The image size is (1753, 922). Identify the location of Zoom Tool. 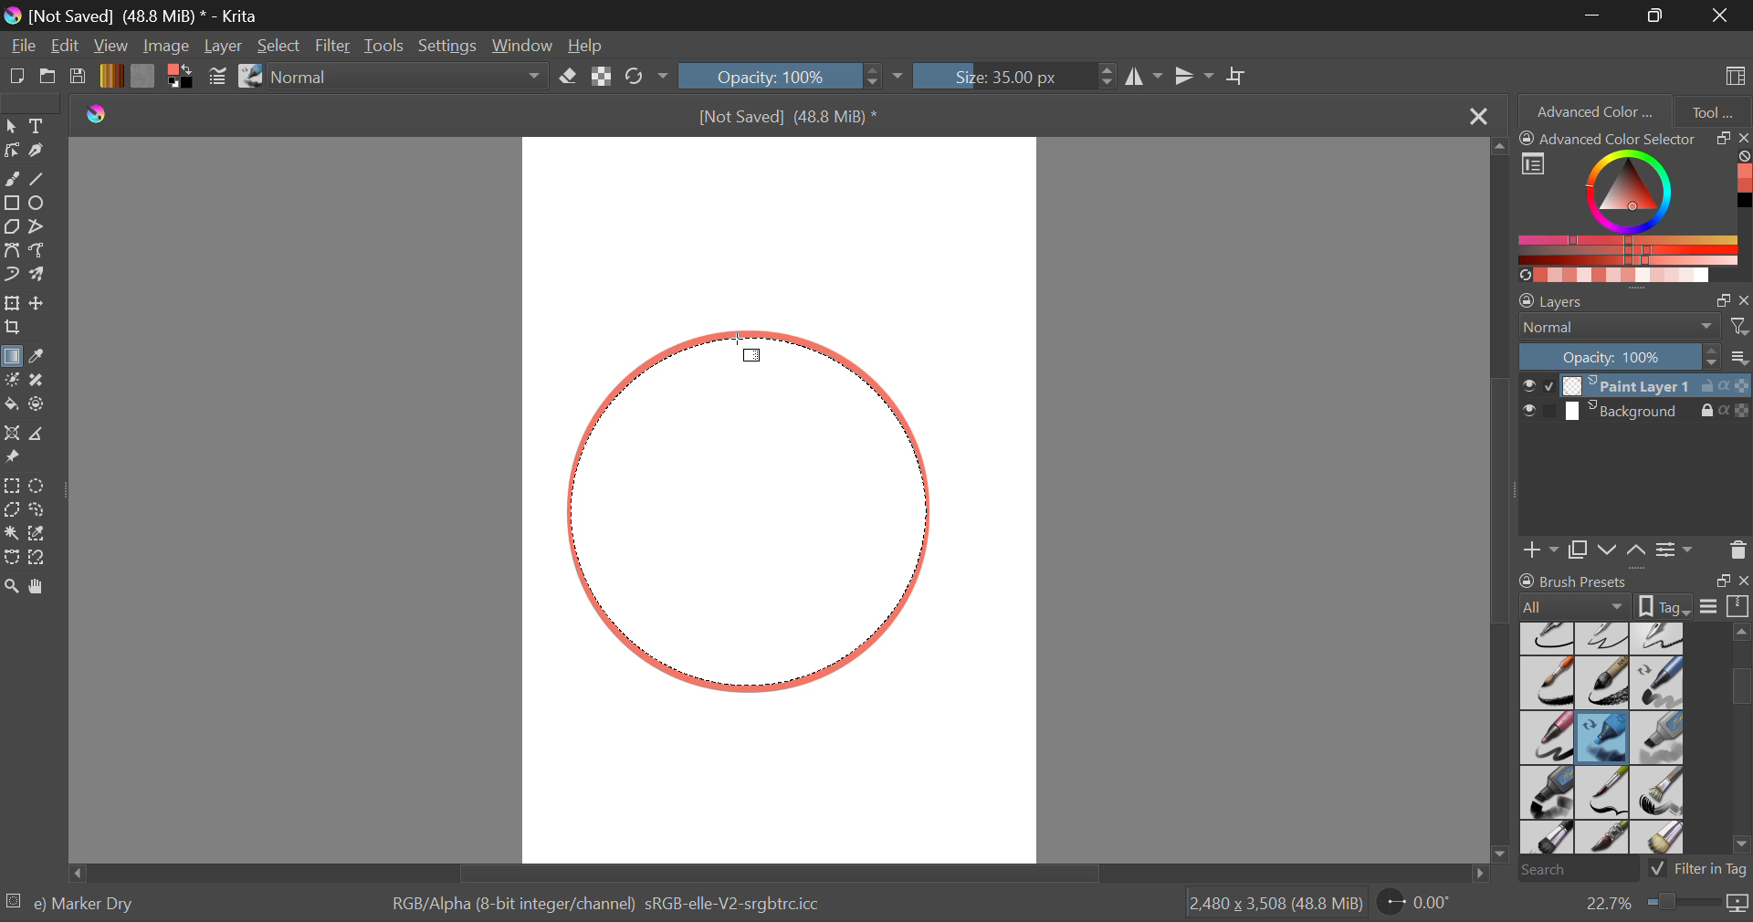
(12, 585).